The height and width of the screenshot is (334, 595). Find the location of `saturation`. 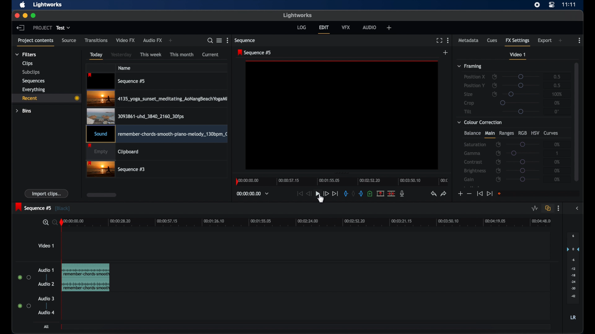

saturation is located at coordinates (475, 144).